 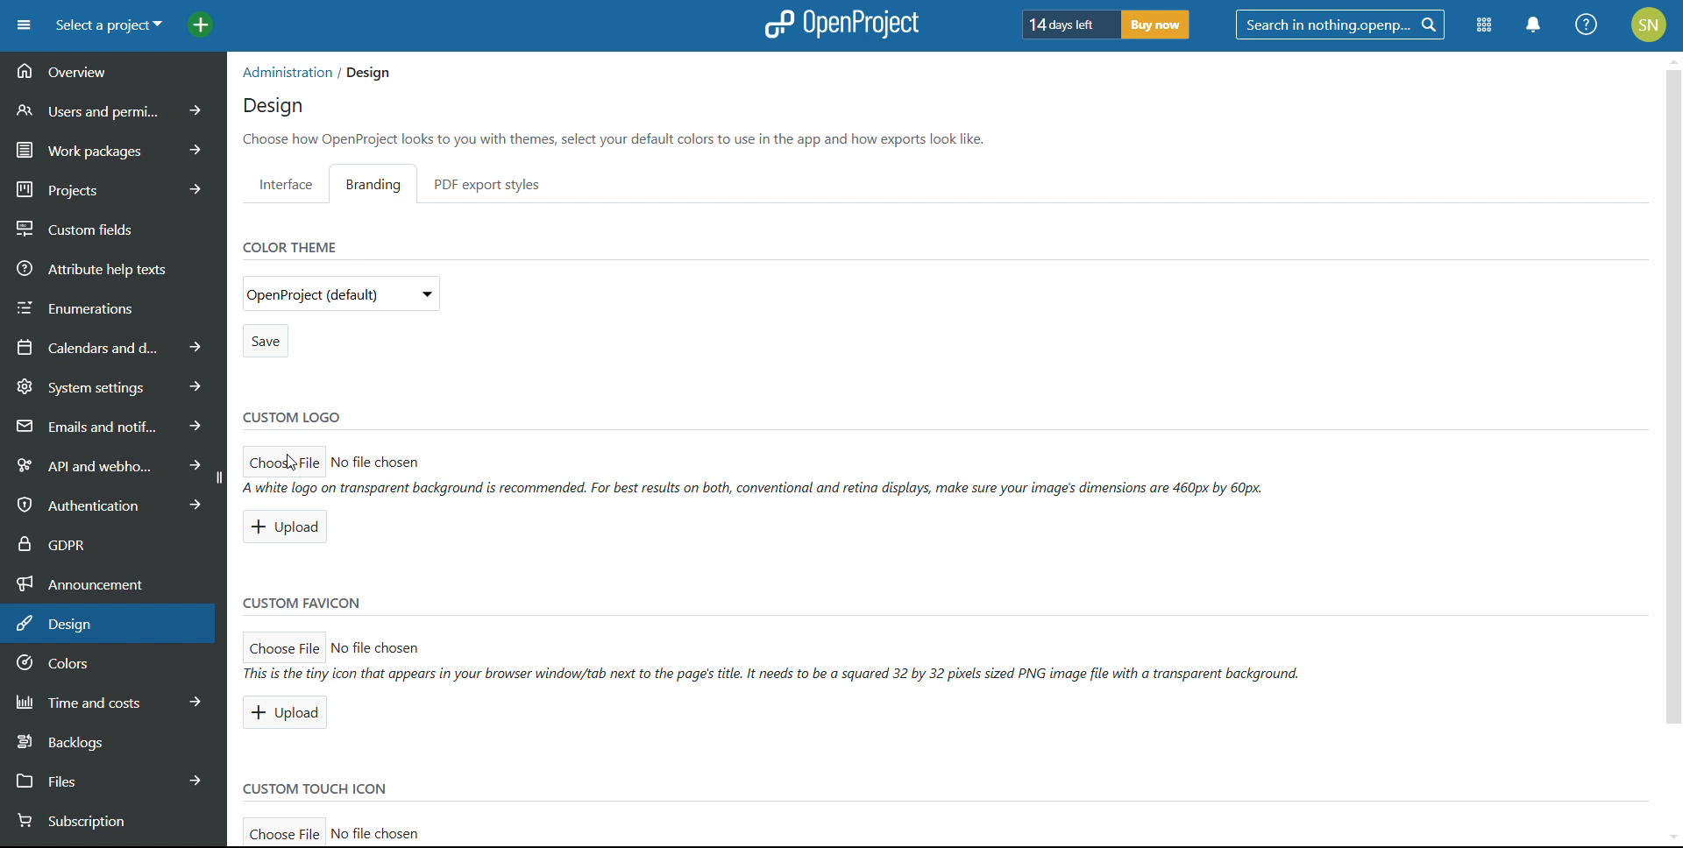 What do you see at coordinates (487, 184) in the screenshot?
I see `pdf export styles` at bounding box center [487, 184].